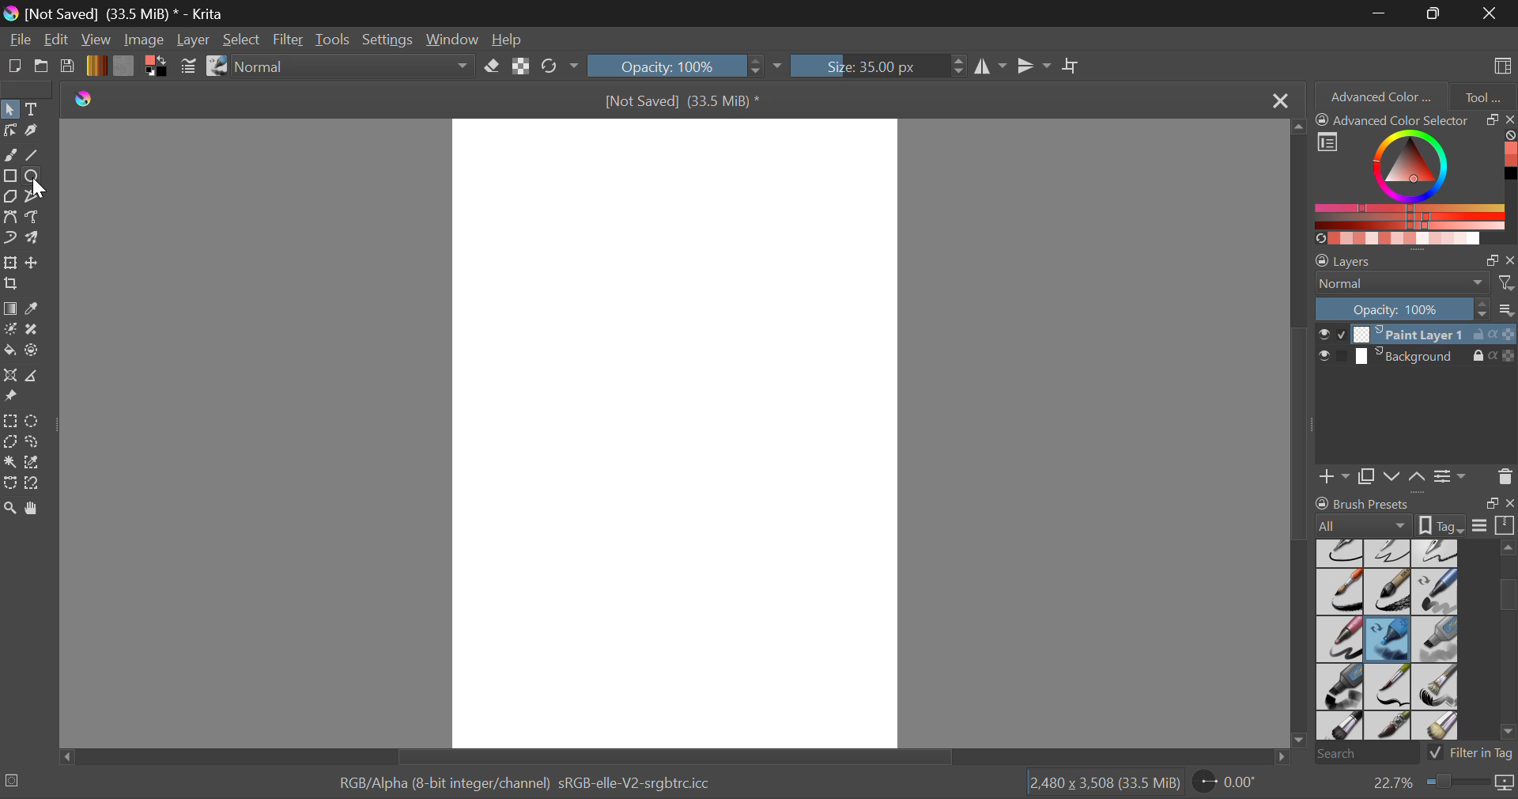 The height and width of the screenshot is (799, 1518). I want to click on Texture, so click(123, 65).